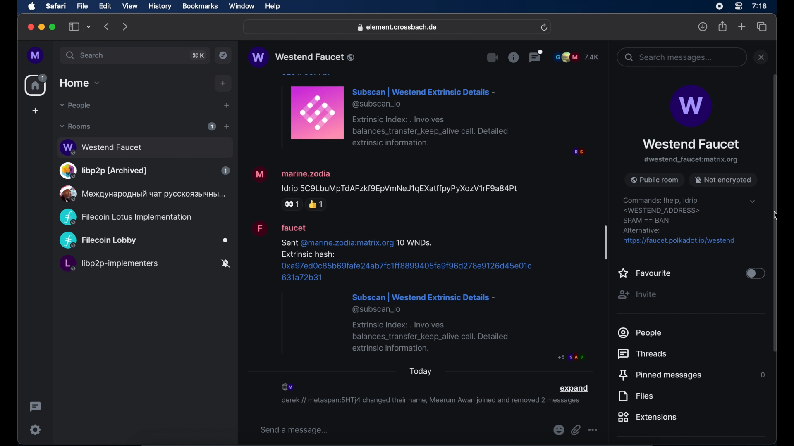 Image resolution: width=794 pixels, height=446 pixels. Describe the element at coordinates (144, 146) in the screenshot. I see `public room` at that location.